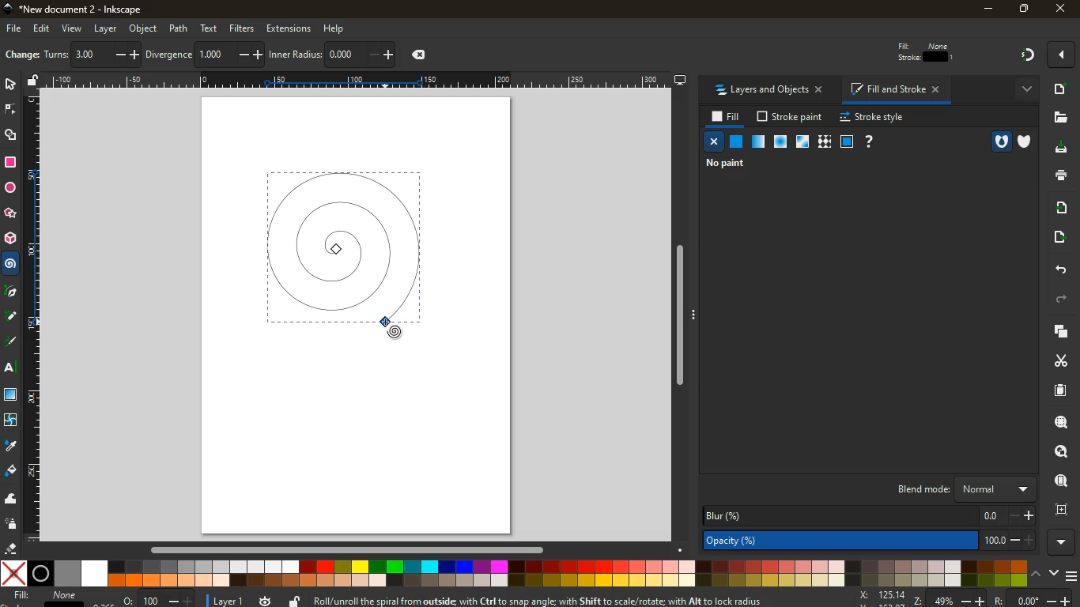  Describe the element at coordinates (1038, 573) in the screenshot. I see `up` at that location.